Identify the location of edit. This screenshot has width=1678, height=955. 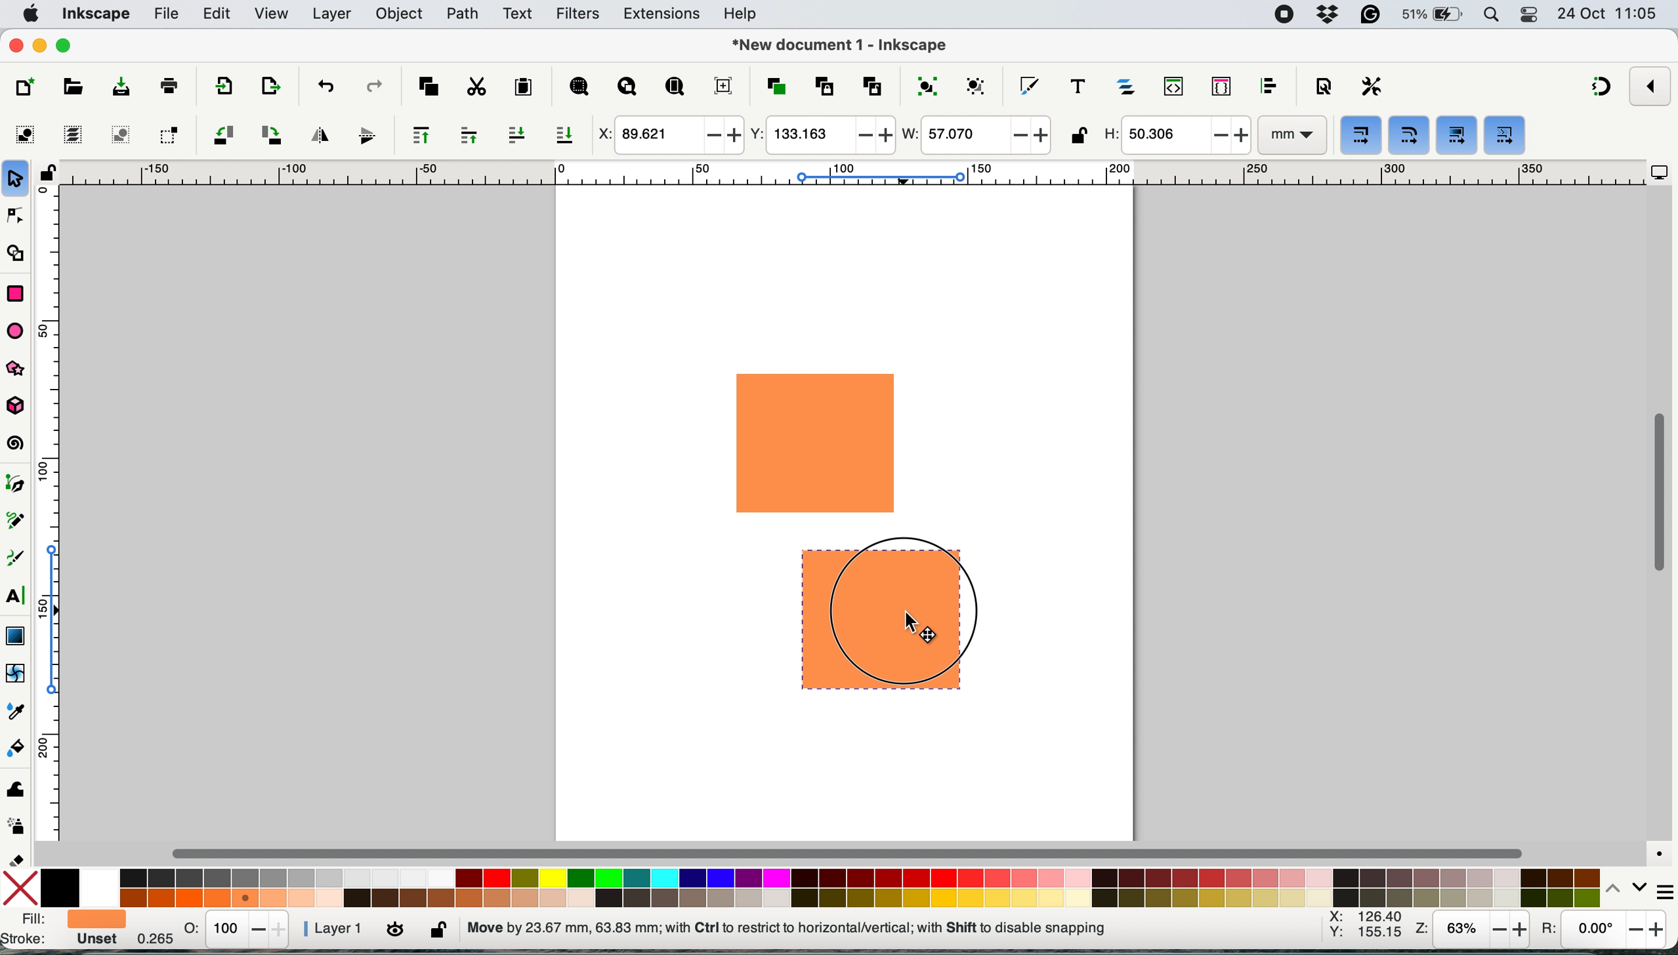
(219, 15).